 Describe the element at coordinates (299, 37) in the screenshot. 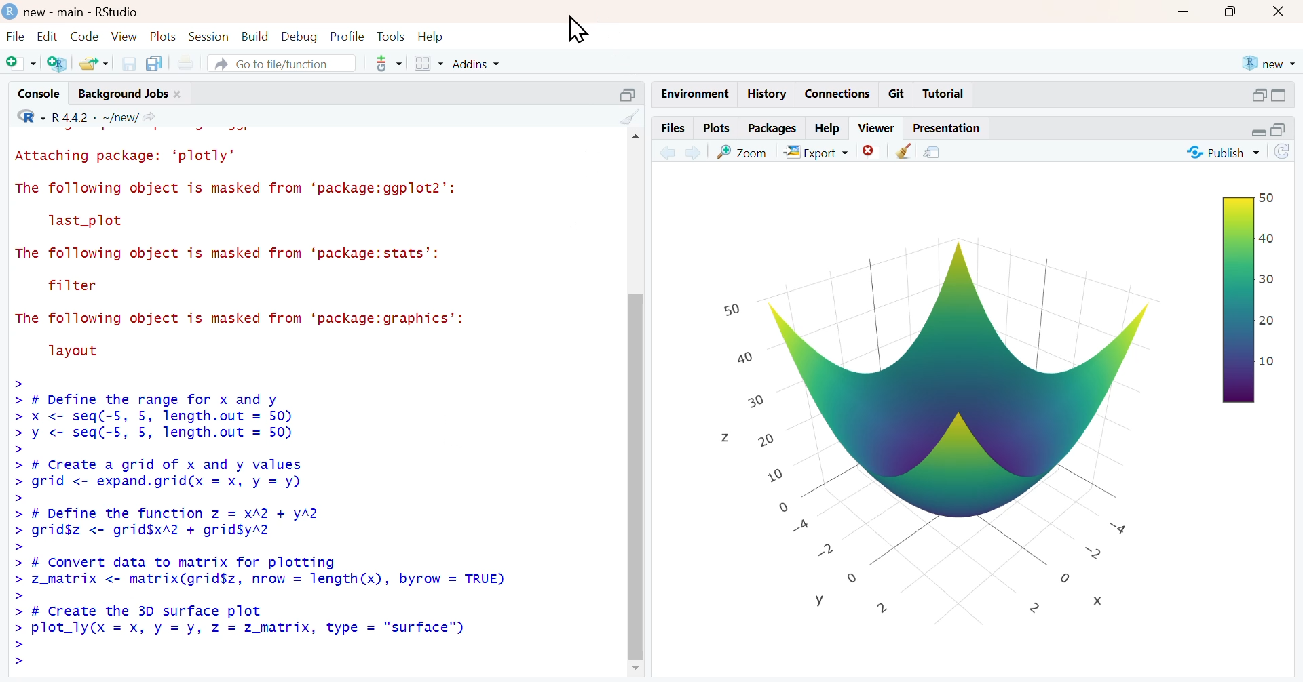

I see `debug` at that location.